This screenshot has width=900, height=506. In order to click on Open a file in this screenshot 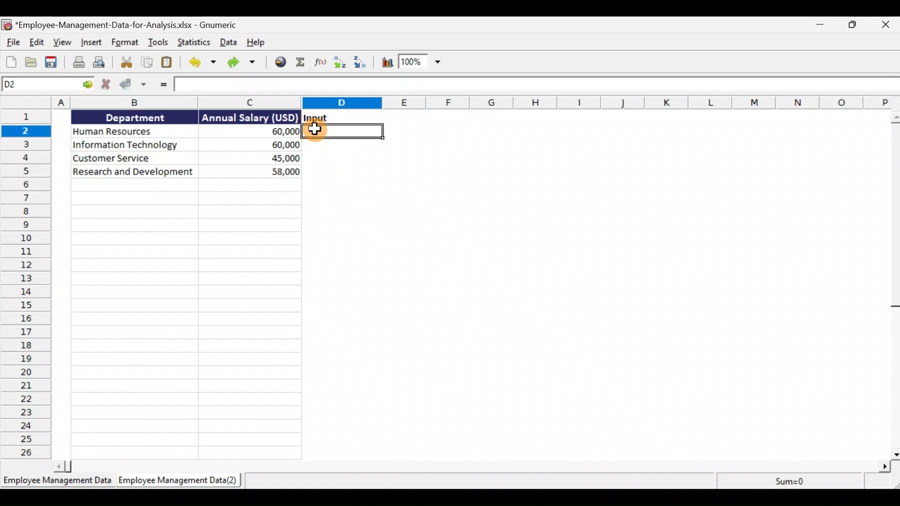, I will do `click(29, 62)`.